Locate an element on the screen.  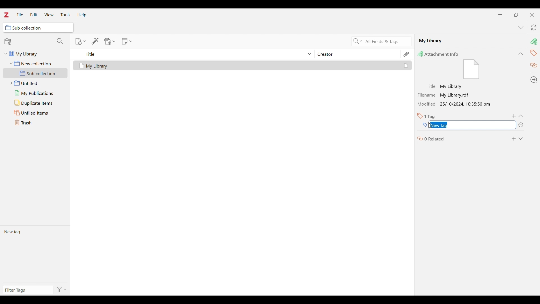
Trash folder is located at coordinates (35, 122).